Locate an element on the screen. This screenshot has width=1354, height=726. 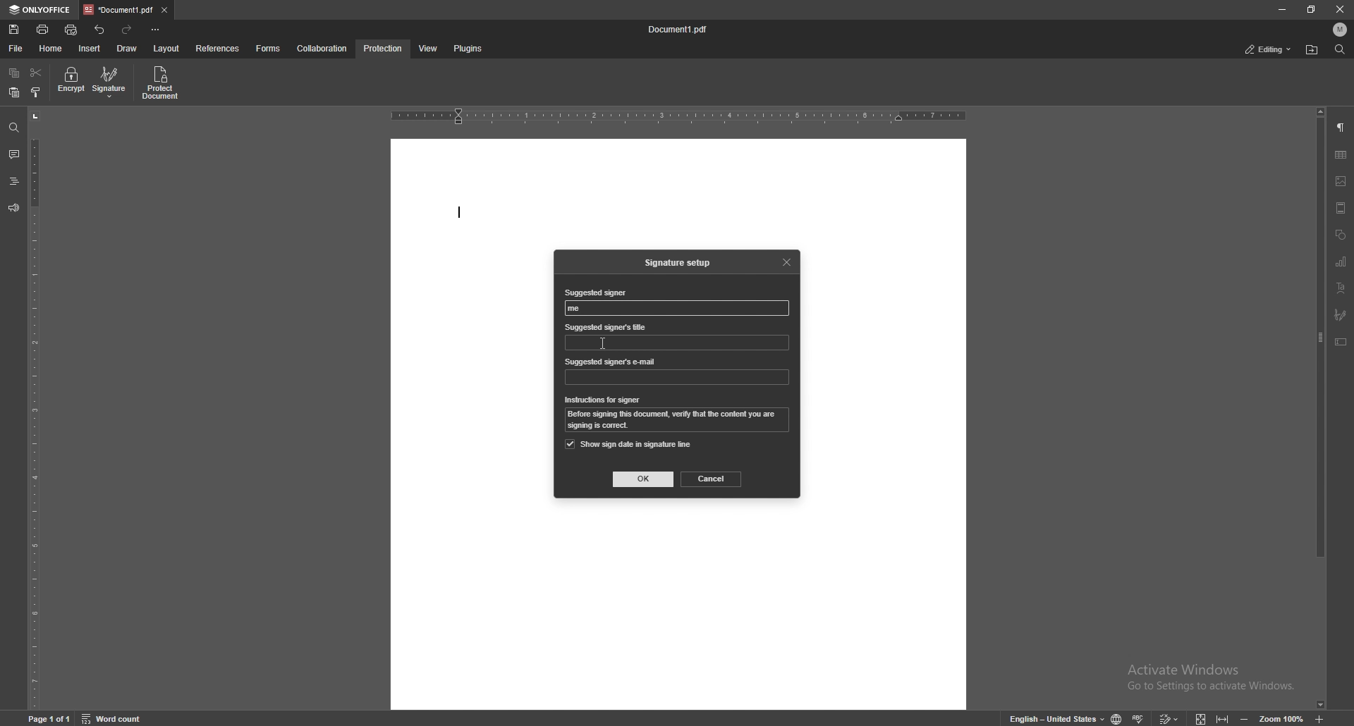
suggested signer is located at coordinates (594, 293).